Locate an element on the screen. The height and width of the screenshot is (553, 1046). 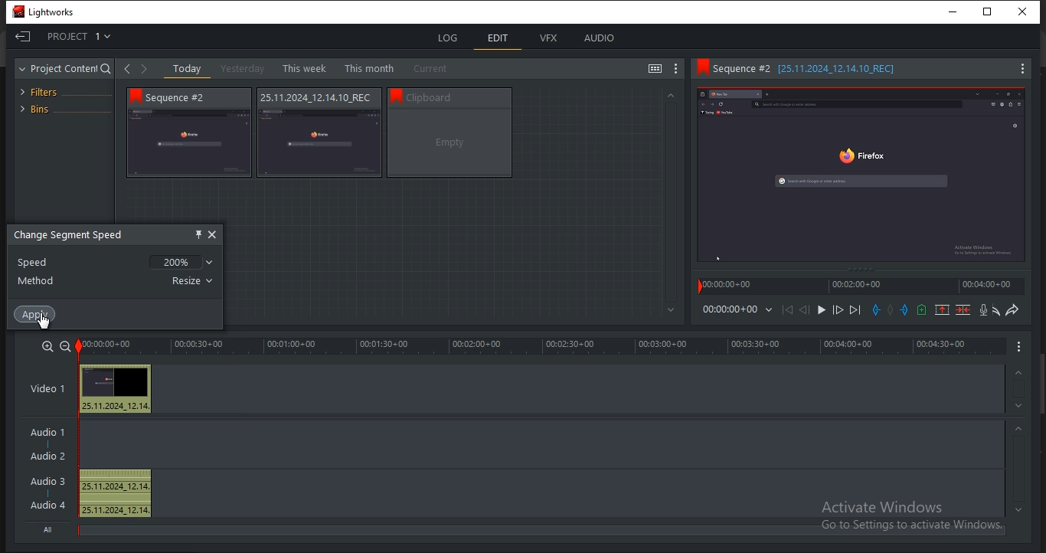
time stamp is located at coordinates (855, 287).